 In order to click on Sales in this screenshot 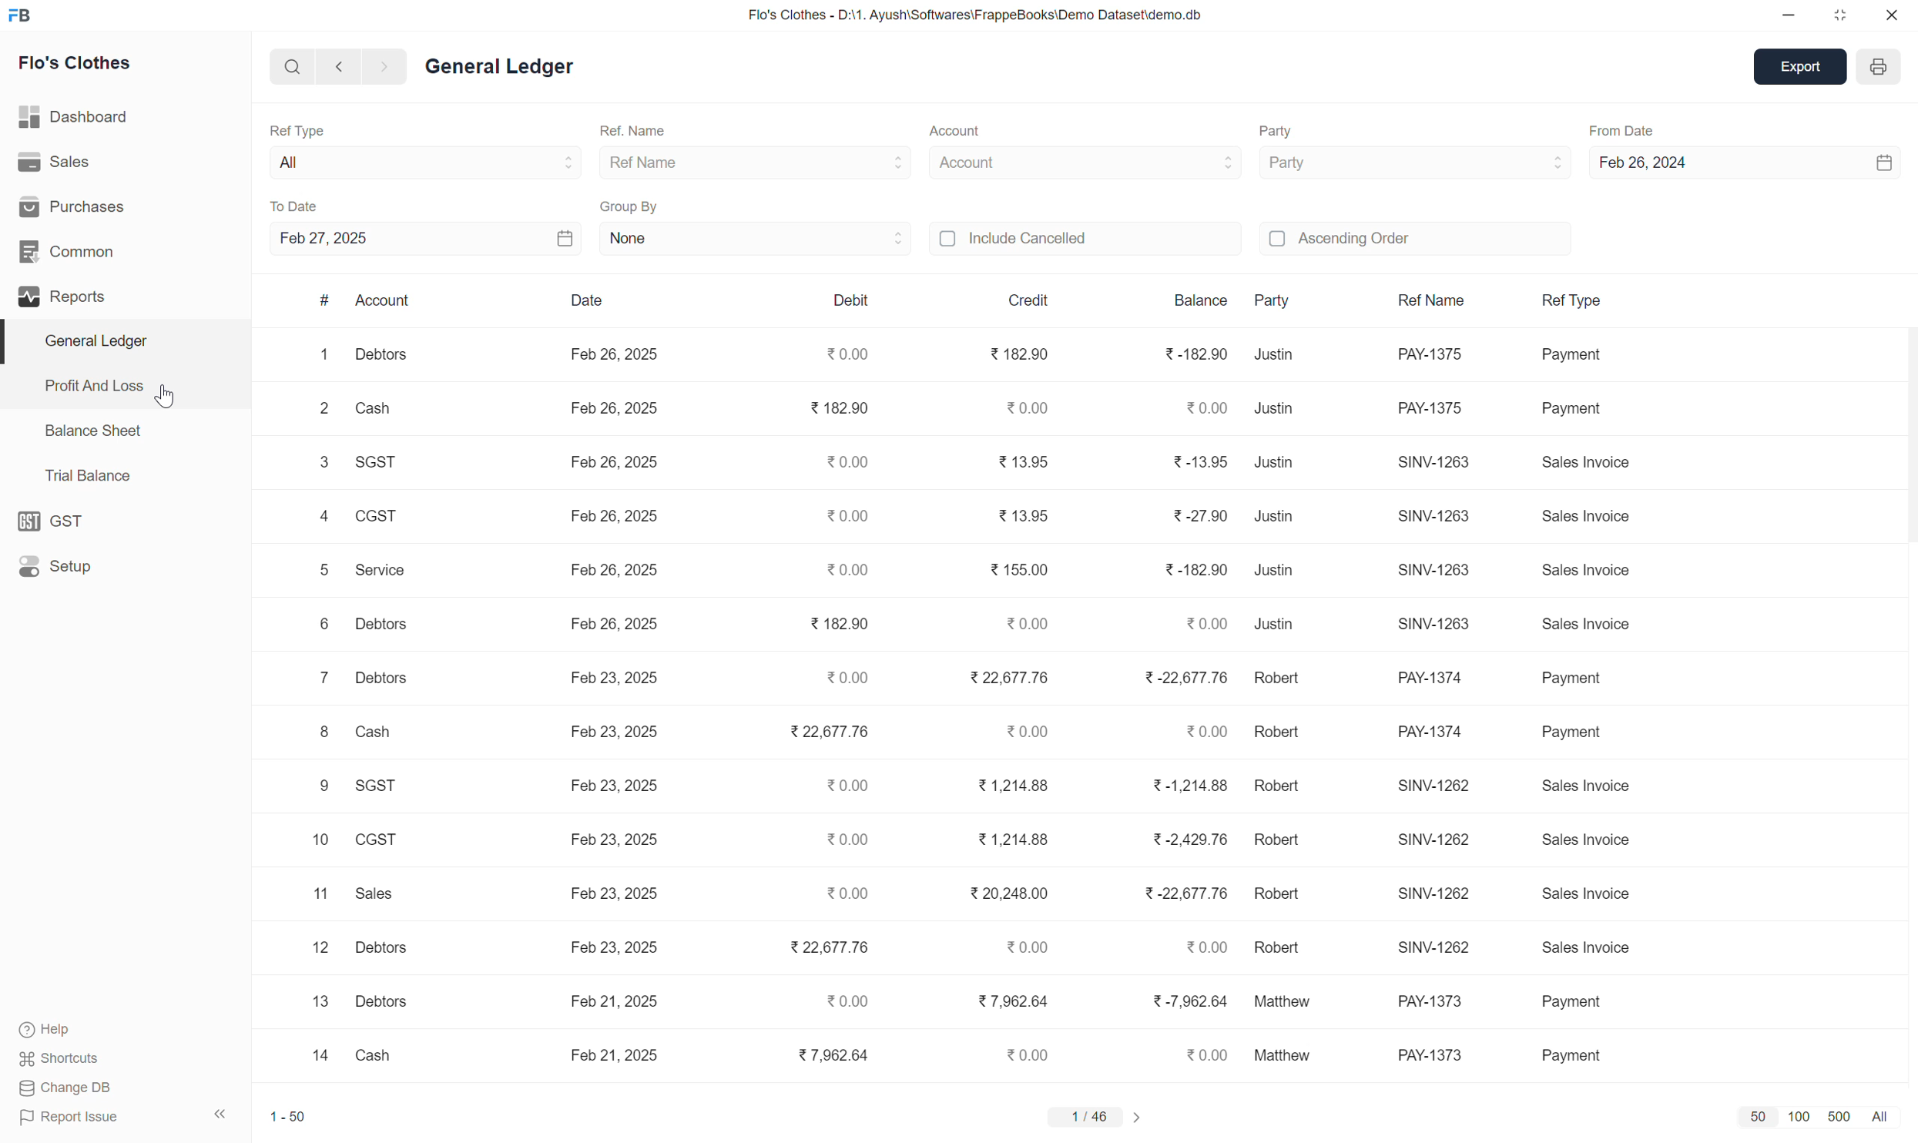, I will do `click(375, 893)`.